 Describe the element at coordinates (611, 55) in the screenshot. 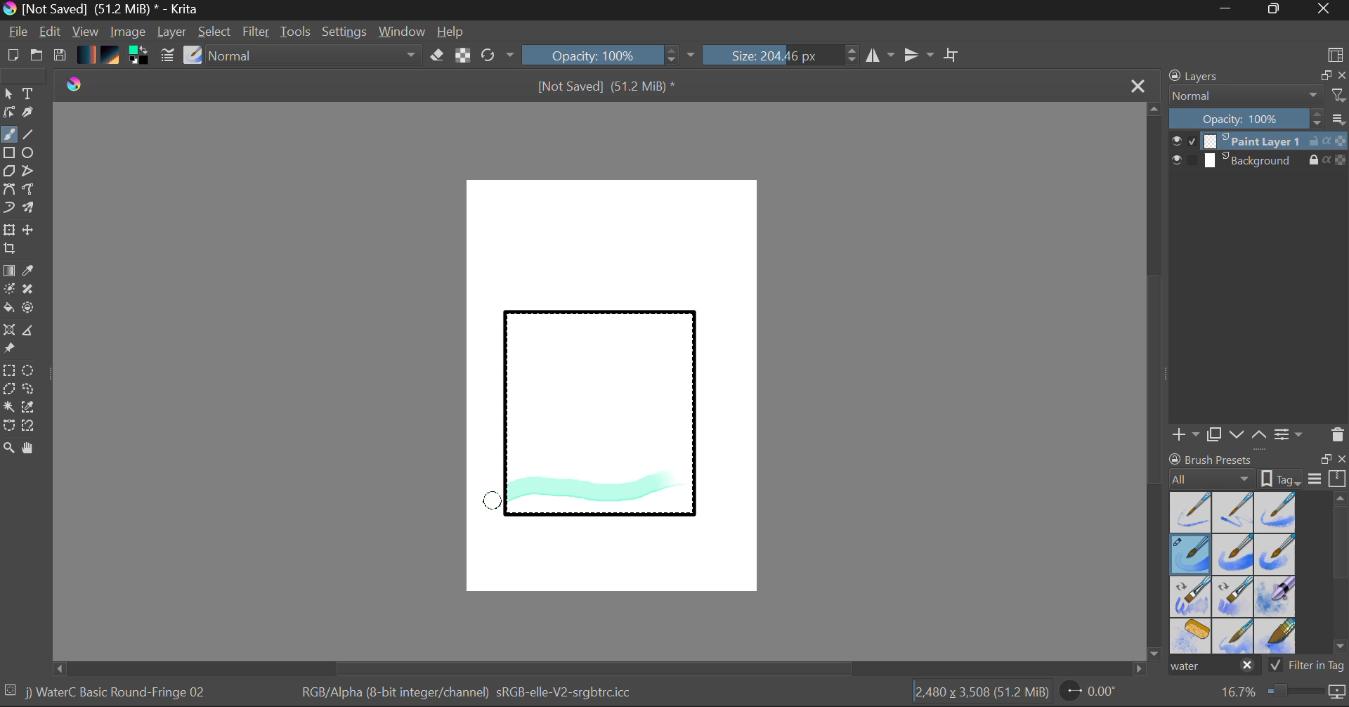

I see `Opacity` at that location.